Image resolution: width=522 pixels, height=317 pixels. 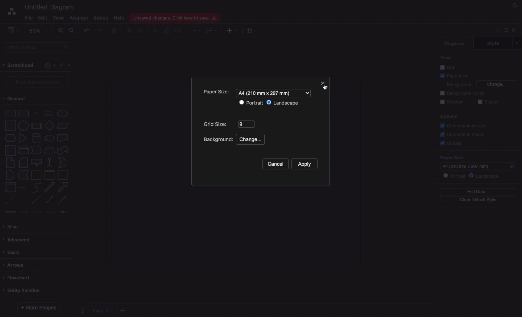 I want to click on Add, so click(x=124, y=309).